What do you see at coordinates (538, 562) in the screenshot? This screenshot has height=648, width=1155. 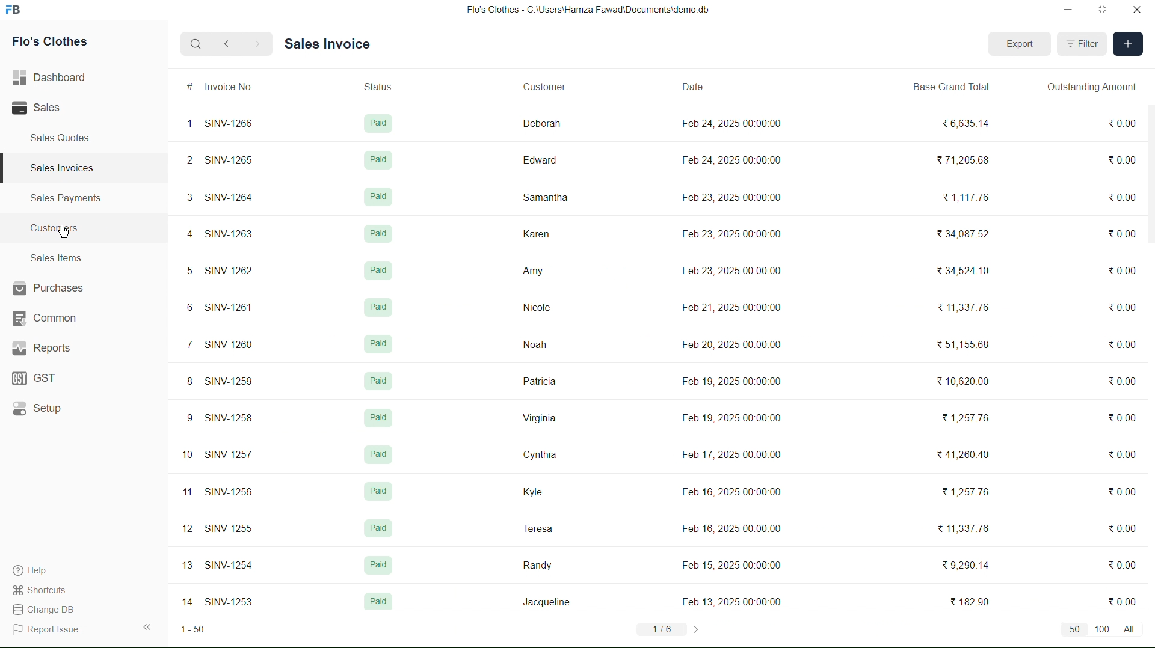 I see `Randy` at bounding box center [538, 562].